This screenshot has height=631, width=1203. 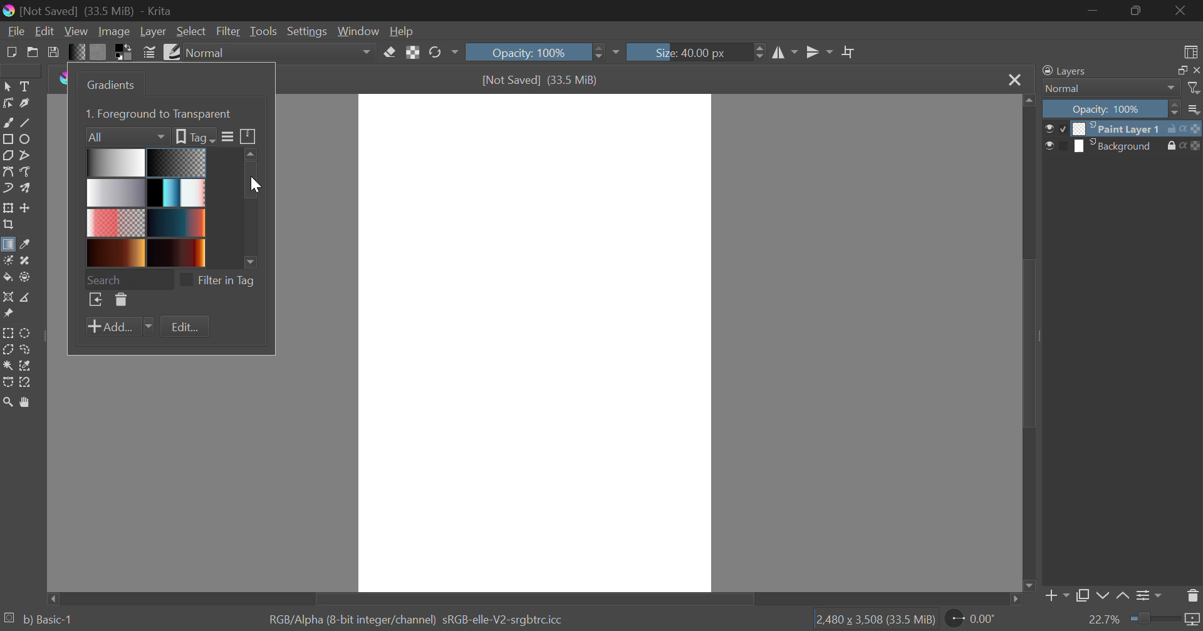 What do you see at coordinates (697, 51) in the screenshot?
I see `Size: 40.00 px` at bounding box center [697, 51].